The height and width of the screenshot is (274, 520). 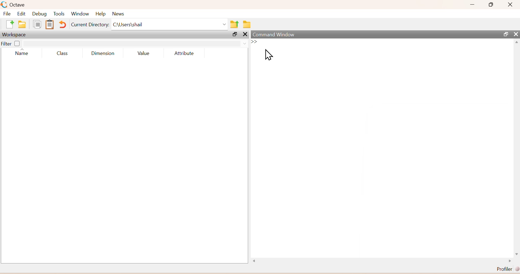 I want to click on new script, so click(x=11, y=24).